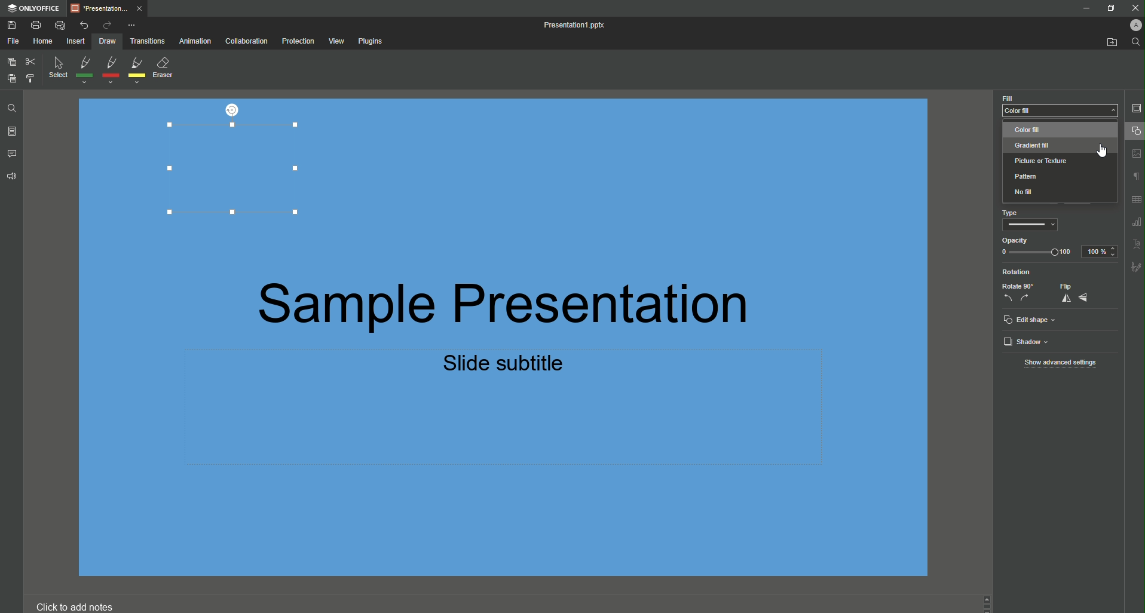 This screenshot has width=1145, height=613. I want to click on Rectangle, so click(230, 170).